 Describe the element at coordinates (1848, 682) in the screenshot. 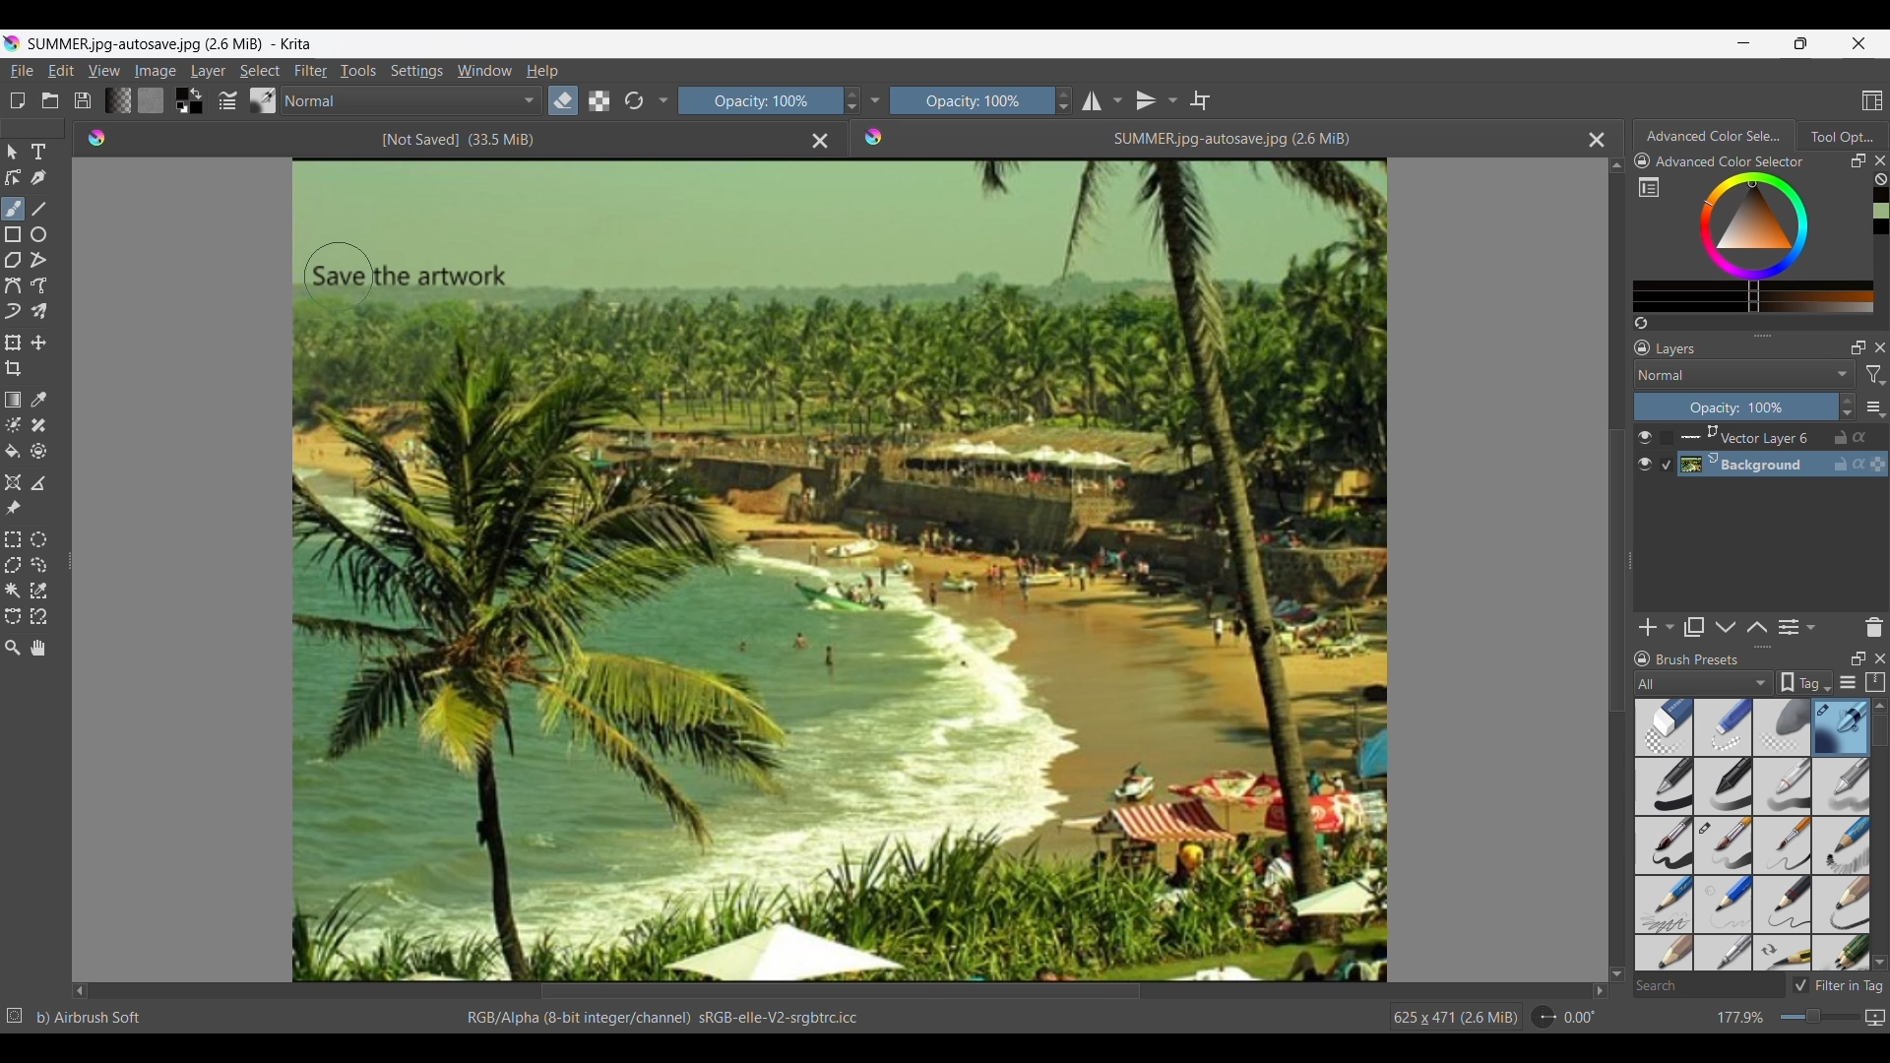

I see `Display settings` at that location.